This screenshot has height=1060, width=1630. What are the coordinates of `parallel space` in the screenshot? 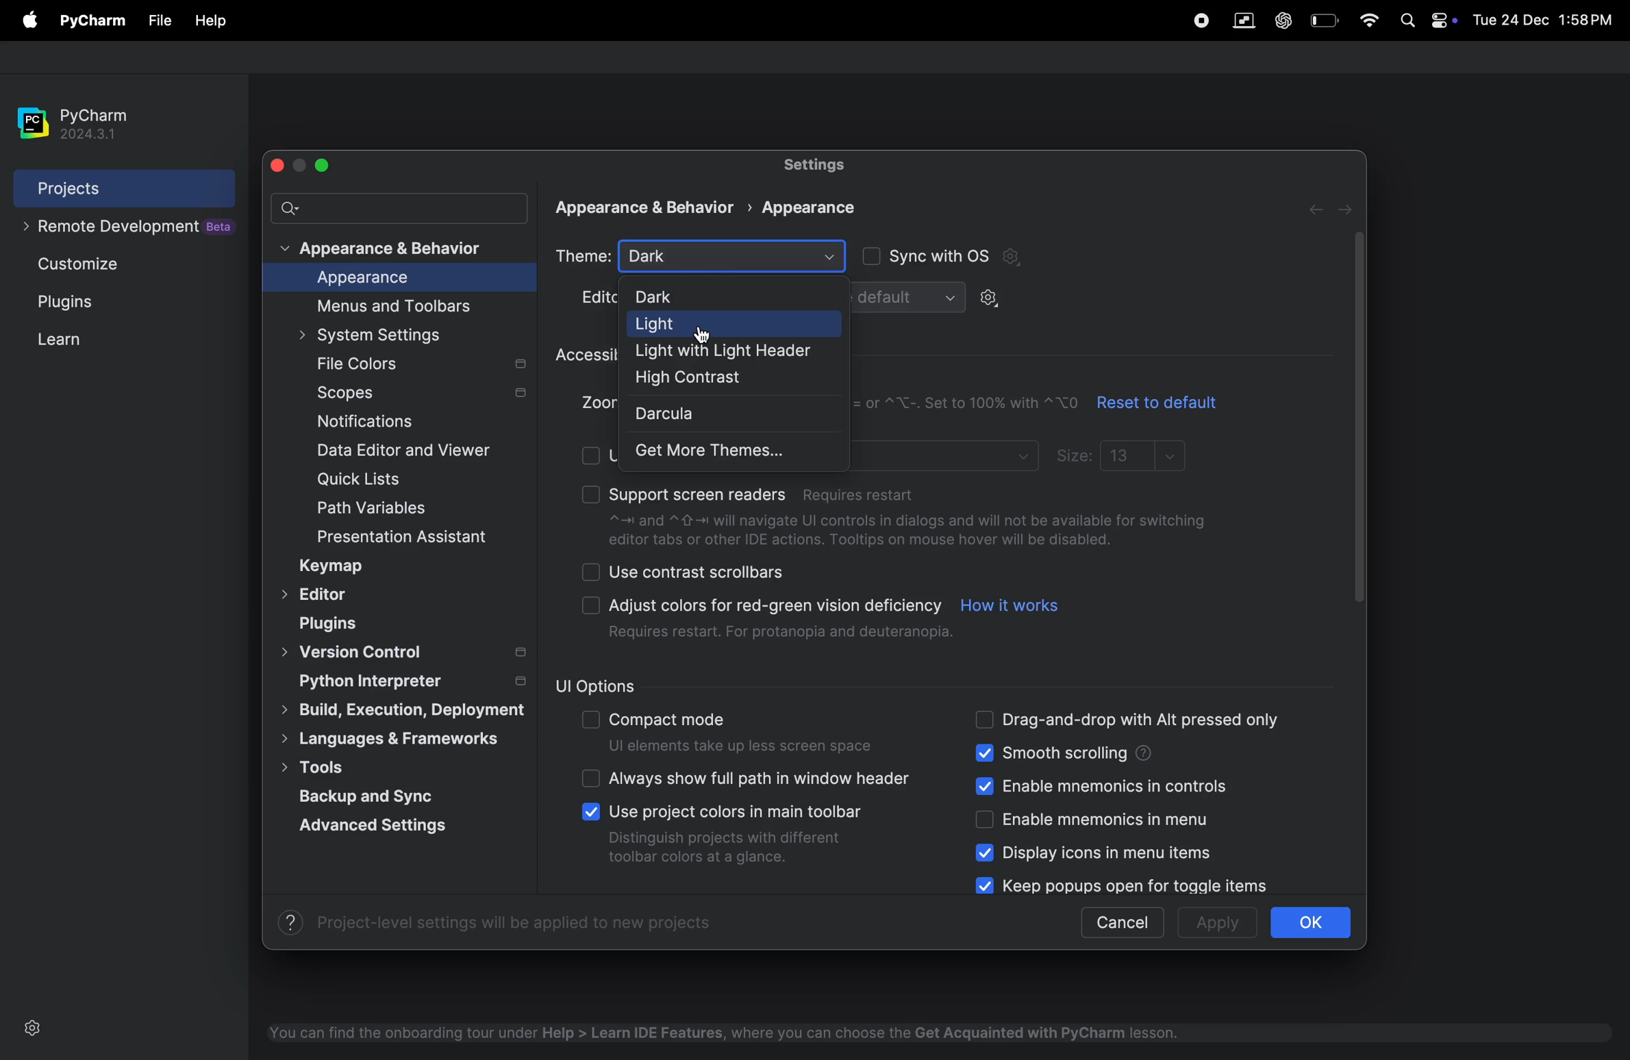 It's located at (1247, 21).